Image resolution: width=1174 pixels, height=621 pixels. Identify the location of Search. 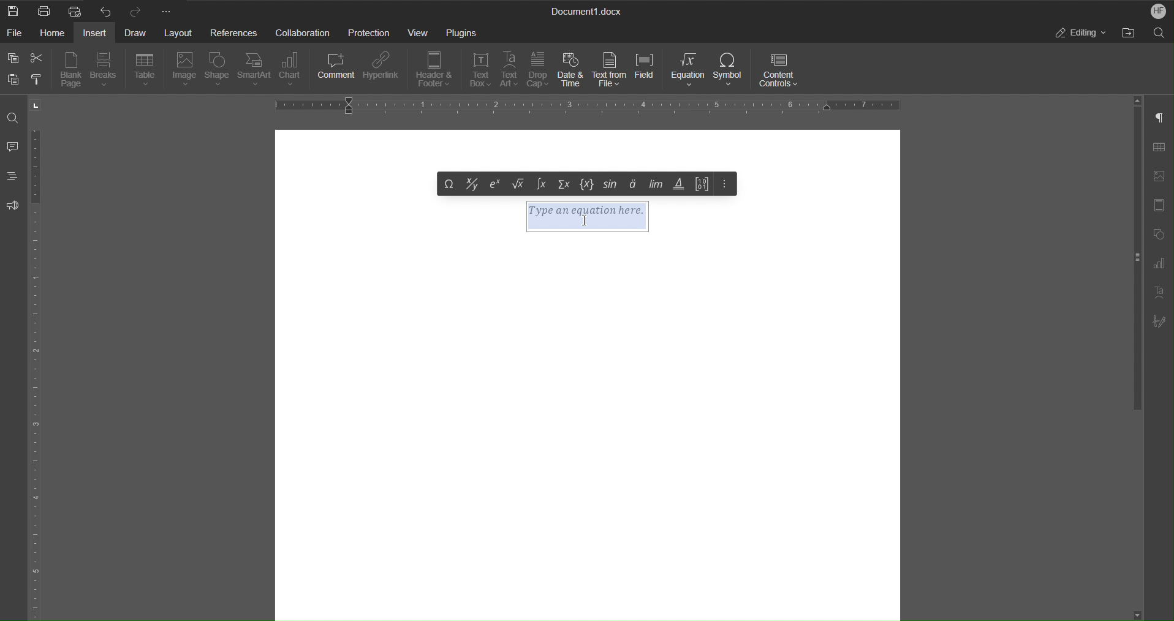
(1162, 34).